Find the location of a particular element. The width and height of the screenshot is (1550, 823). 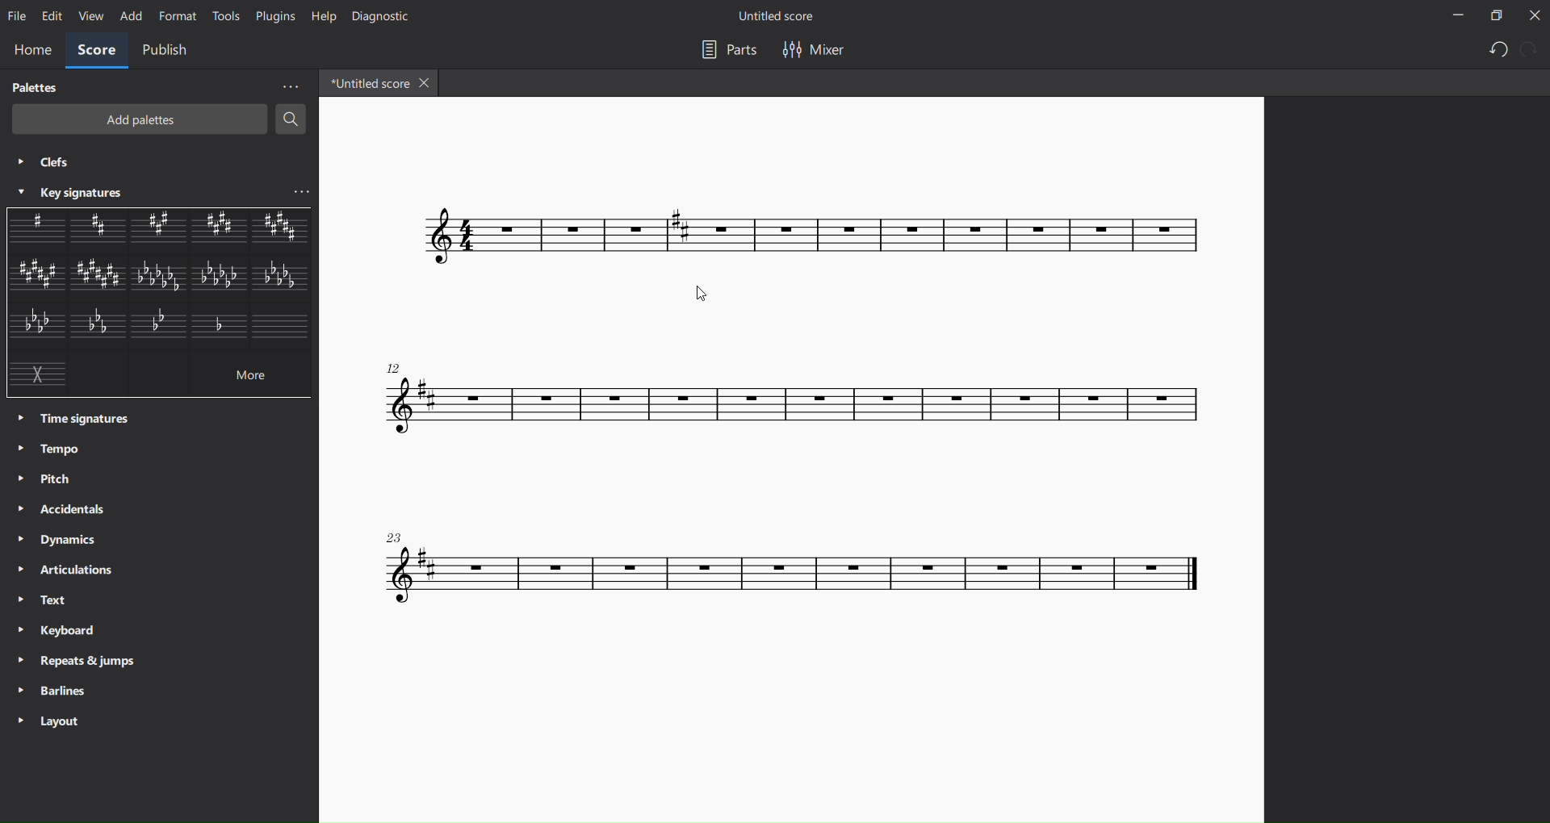

concert is located at coordinates (793, 575).